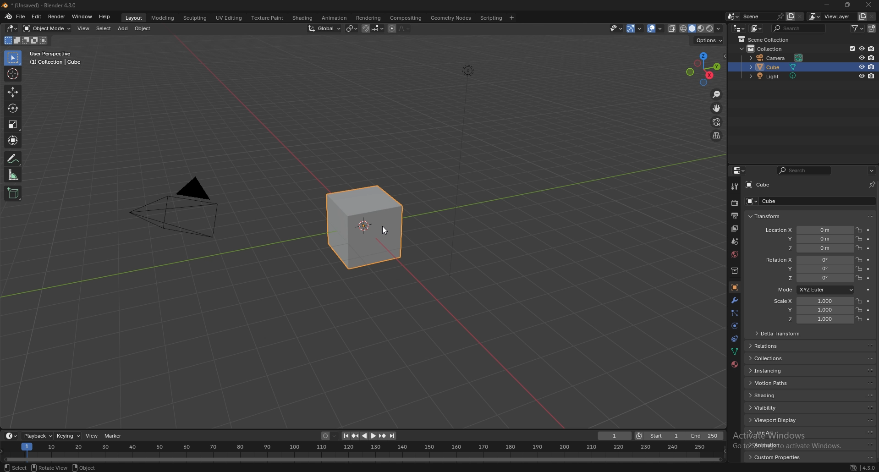 This screenshot has width=879, height=472. I want to click on network, so click(853, 467).